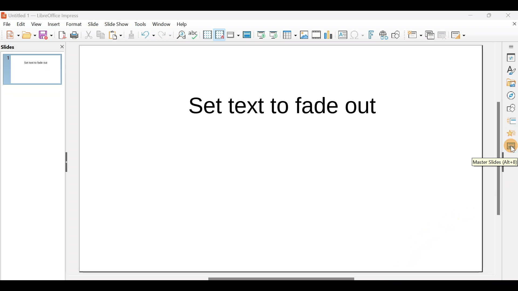  Describe the element at coordinates (511, 135) in the screenshot. I see `Animation` at that location.